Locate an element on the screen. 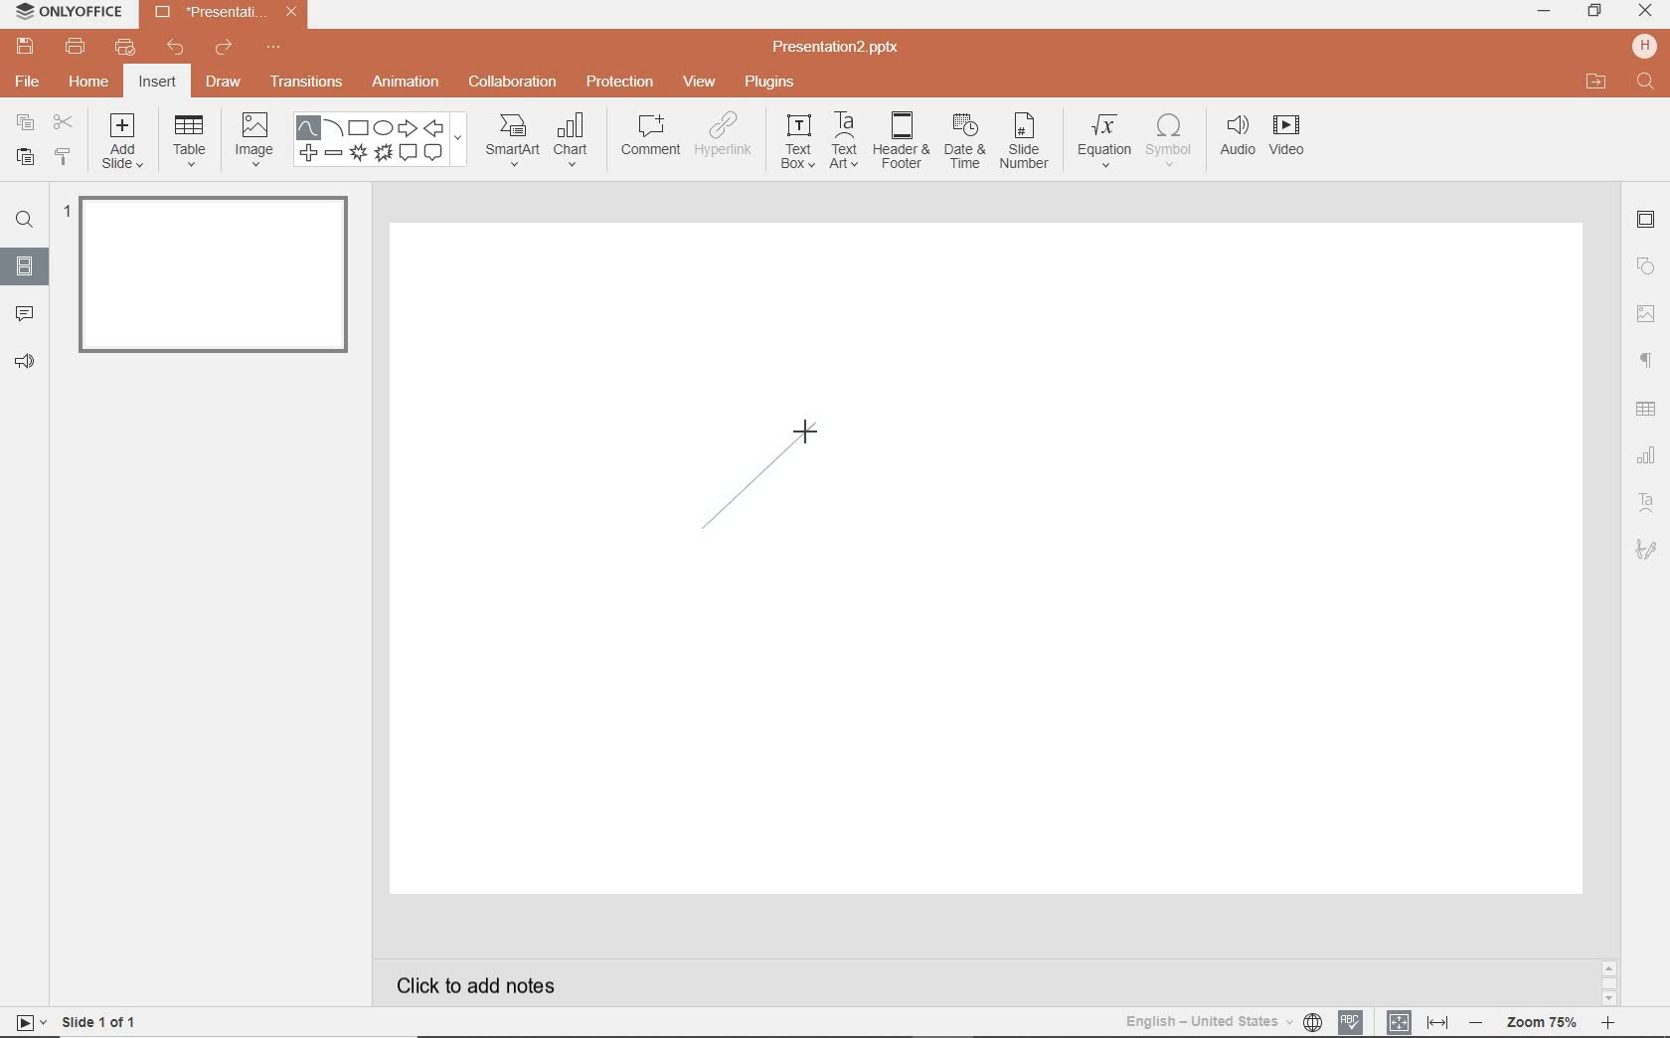 The width and height of the screenshot is (1670, 1038). EQUATION is located at coordinates (1104, 138).